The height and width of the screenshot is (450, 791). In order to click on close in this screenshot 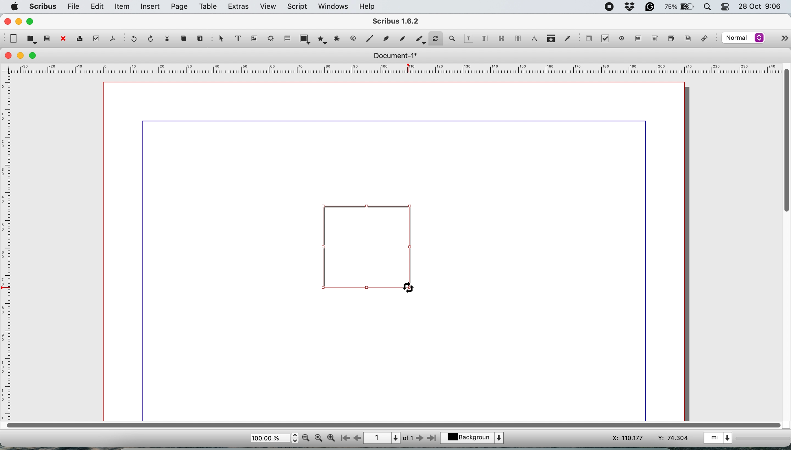, I will do `click(63, 39)`.